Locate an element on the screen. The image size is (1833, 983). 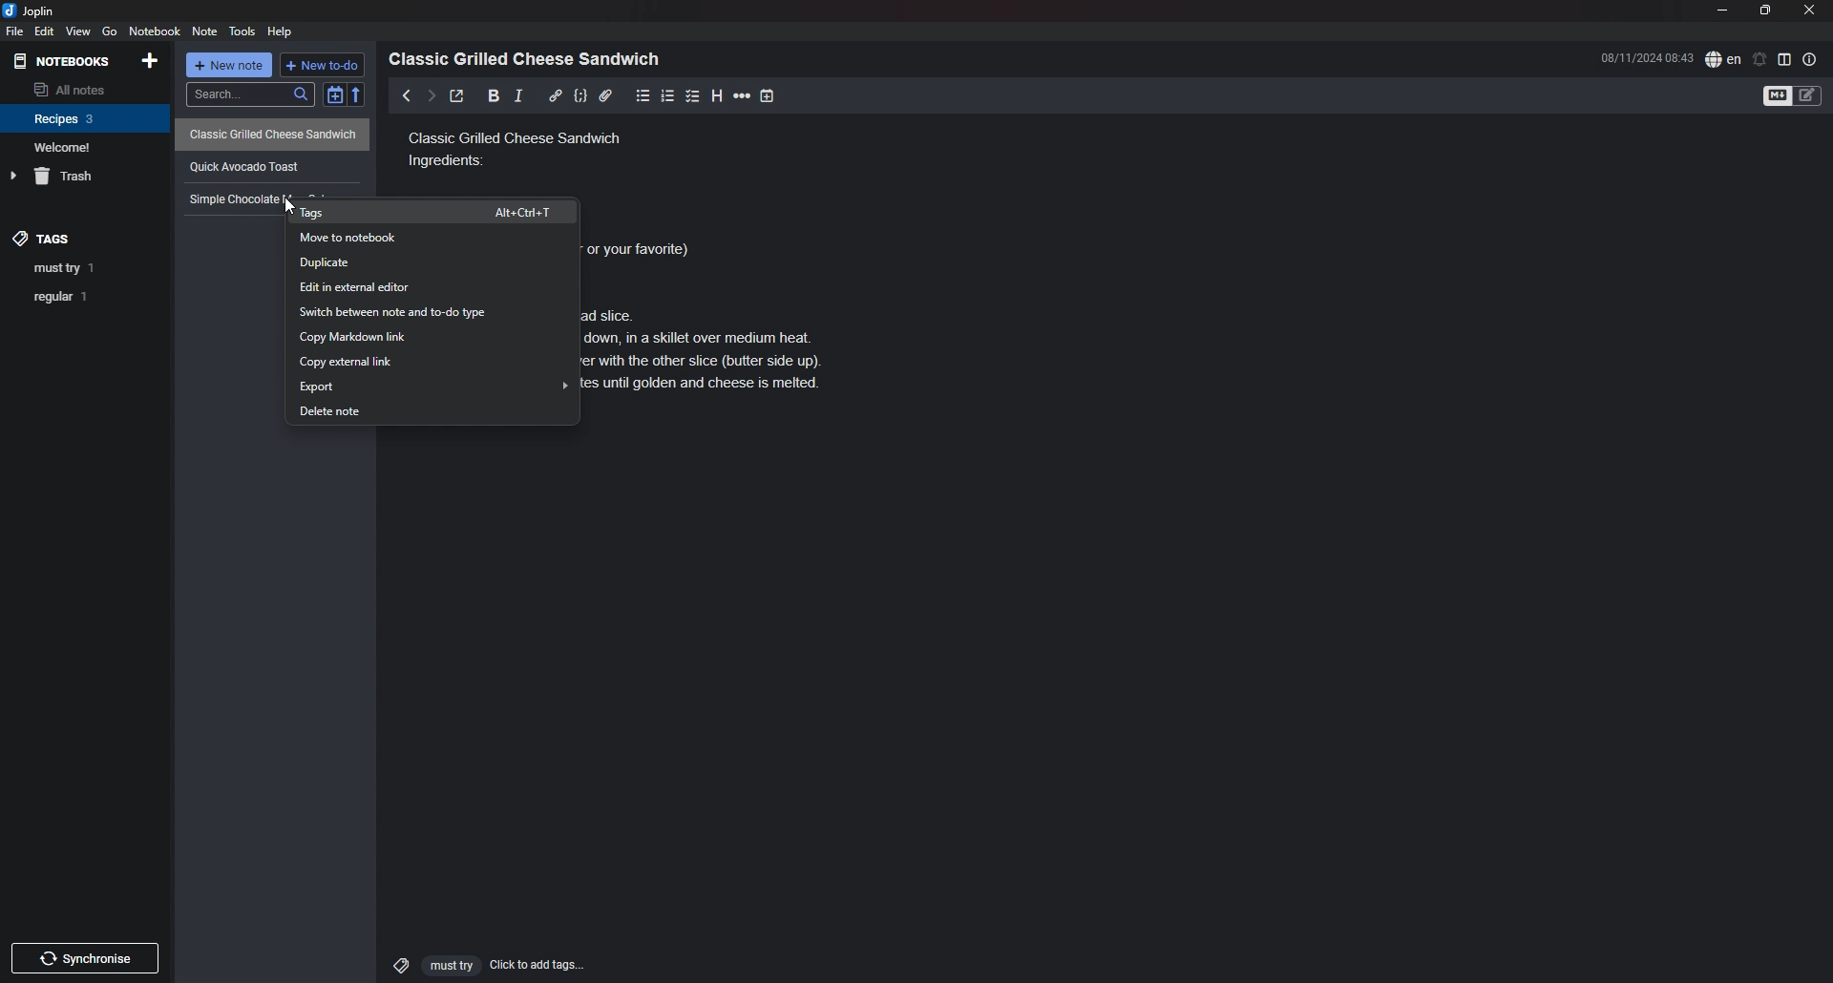
close is located at coordinates (1811, 10).